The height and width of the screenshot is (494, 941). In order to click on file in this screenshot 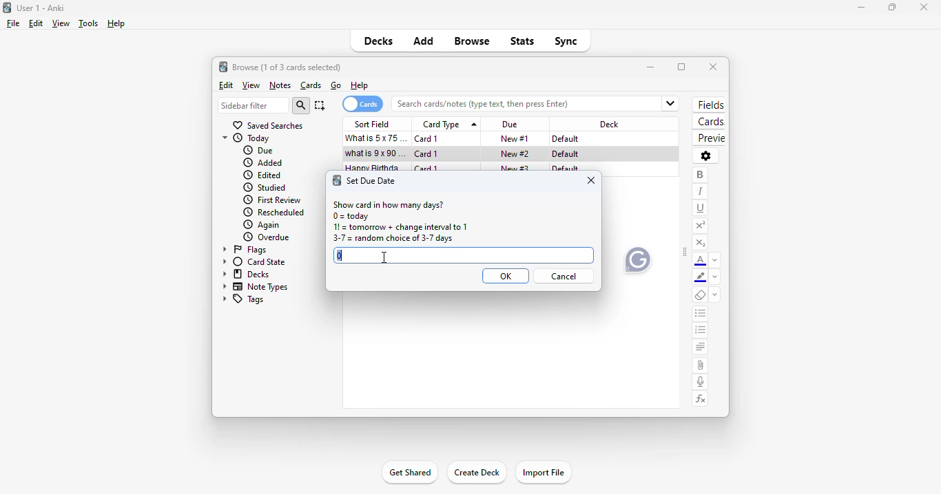, I will do `click(13, 23)`.